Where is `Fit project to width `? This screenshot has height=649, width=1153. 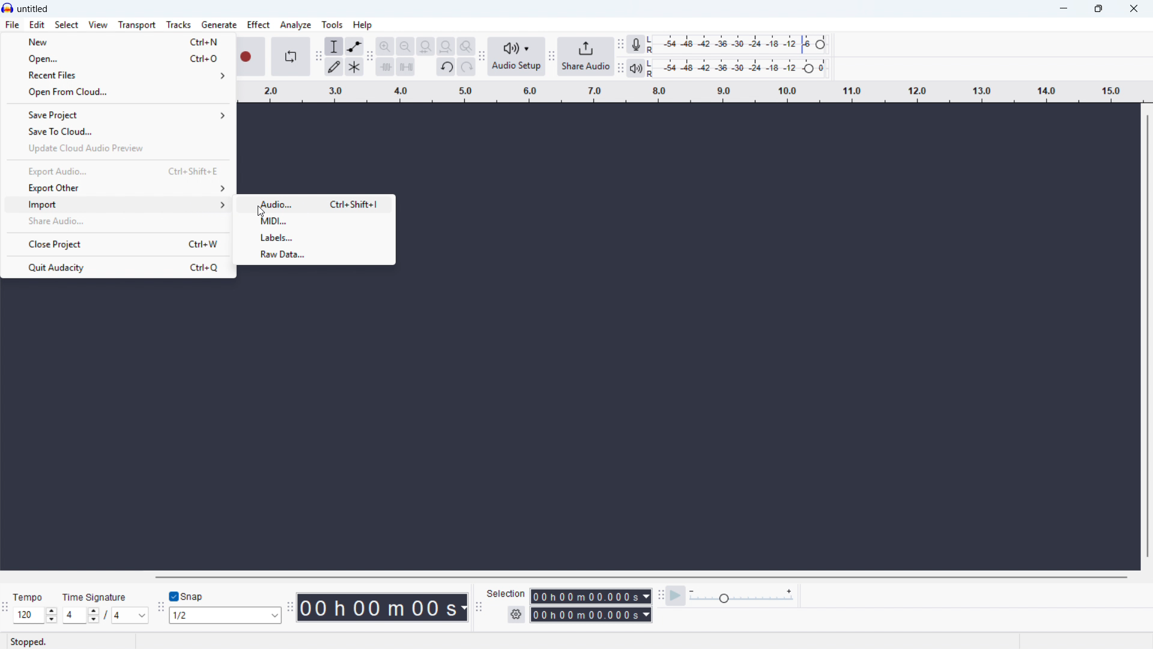 Fit project to width  is located at coordinates (426, 47).